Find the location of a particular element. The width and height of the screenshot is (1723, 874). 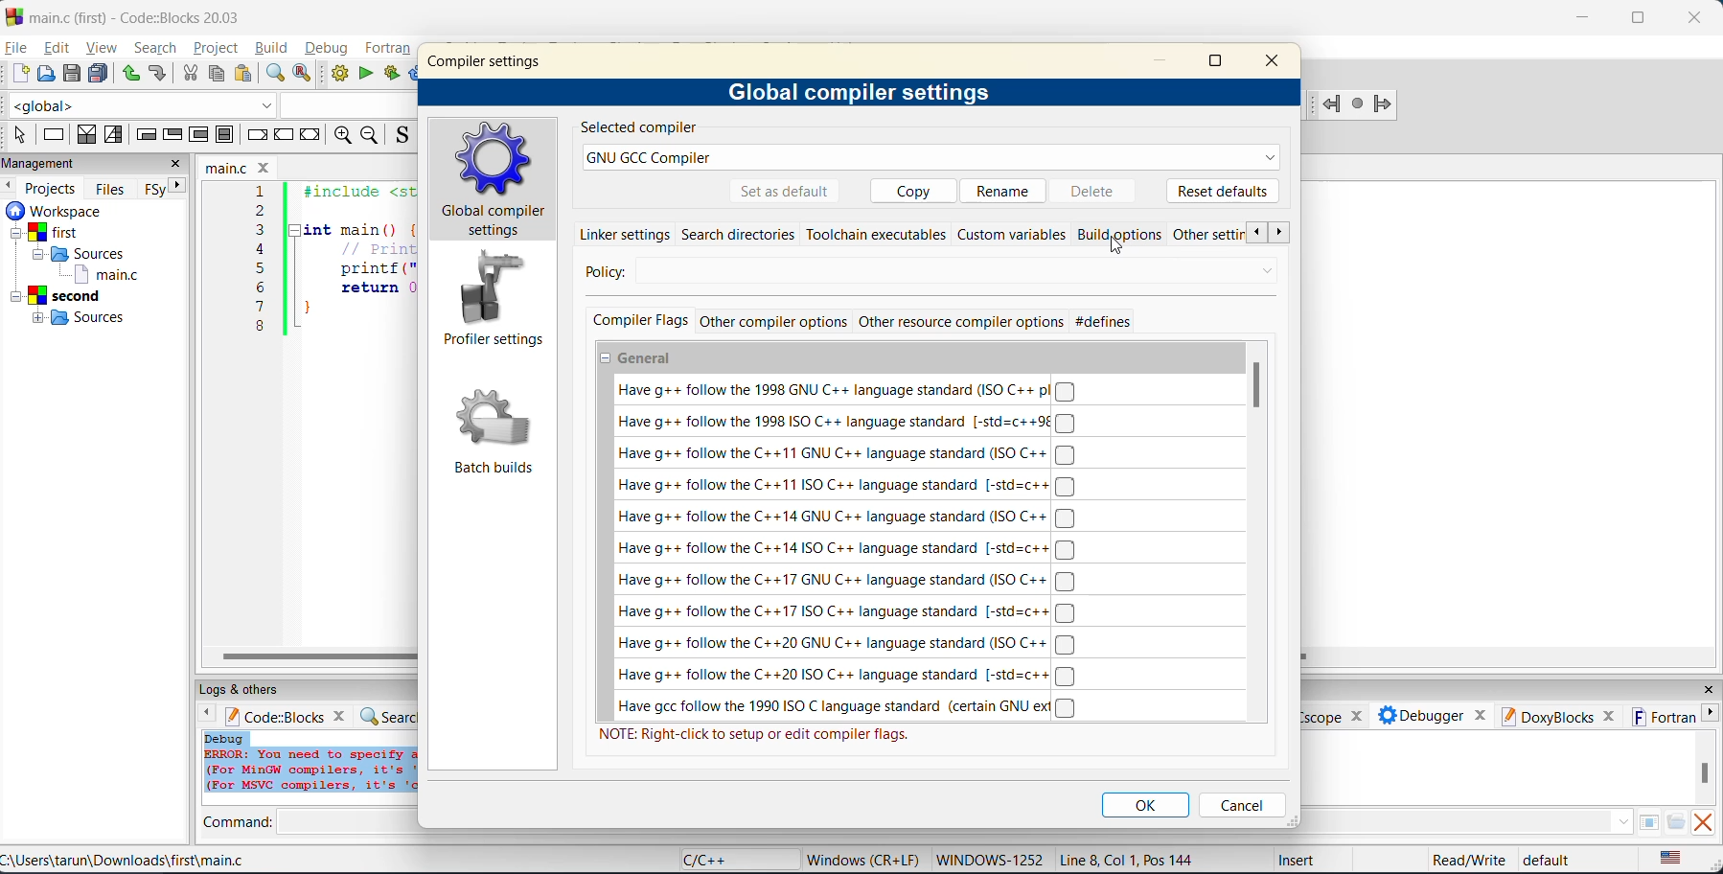

cancel is located at coordinates (1241, 805).